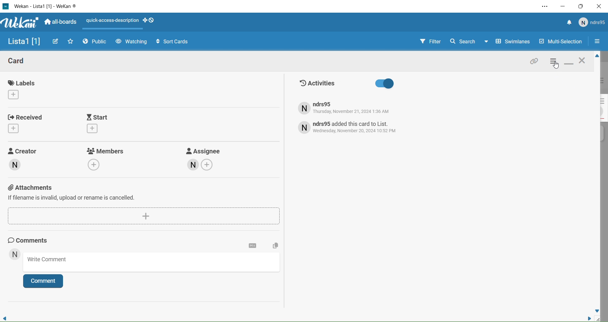 The width and height of the screenshot is (608, 322). What do you see at coordinates (21, 24) in the screenshot?
I see `Wekan` at bounding box center [21, 24].